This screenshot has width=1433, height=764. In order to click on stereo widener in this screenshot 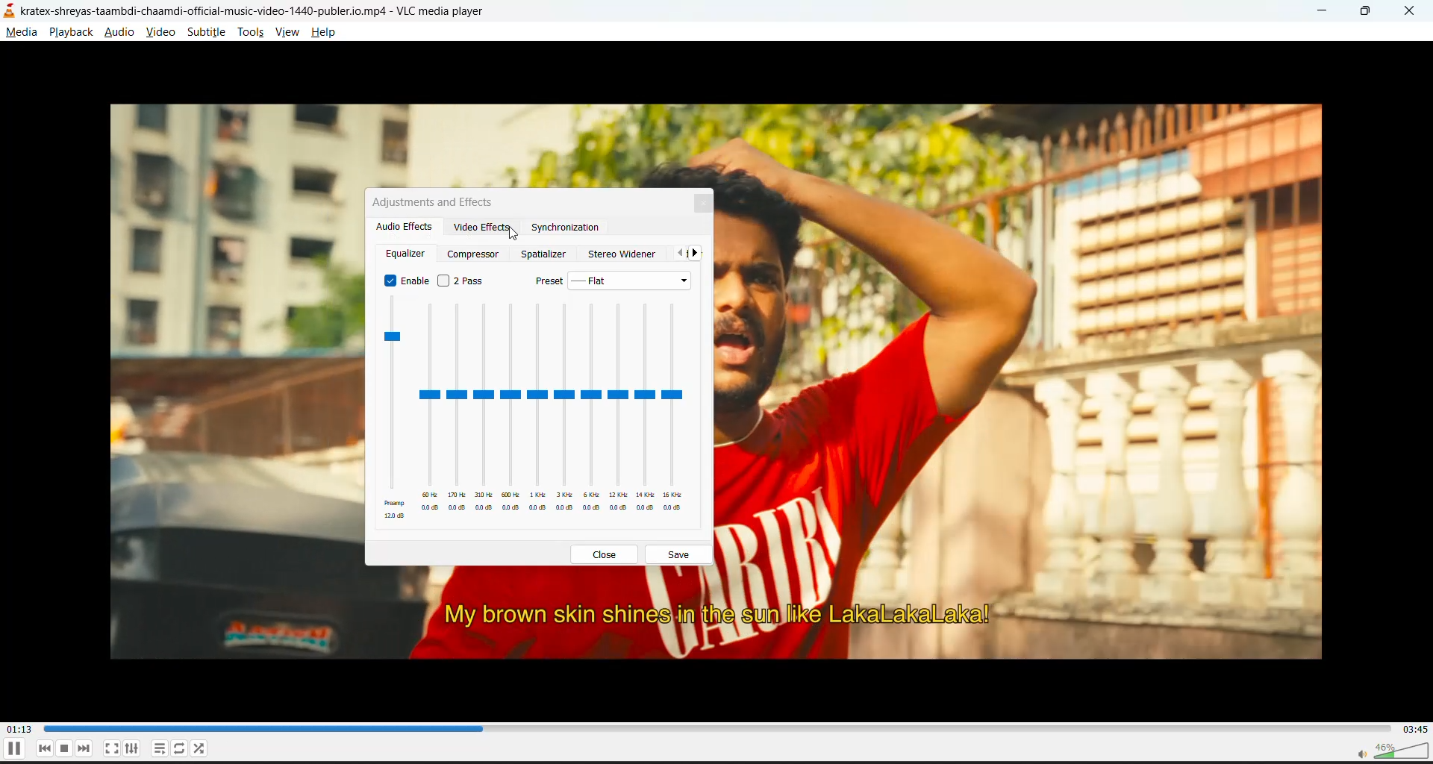, I will do `click(622, 255)`.